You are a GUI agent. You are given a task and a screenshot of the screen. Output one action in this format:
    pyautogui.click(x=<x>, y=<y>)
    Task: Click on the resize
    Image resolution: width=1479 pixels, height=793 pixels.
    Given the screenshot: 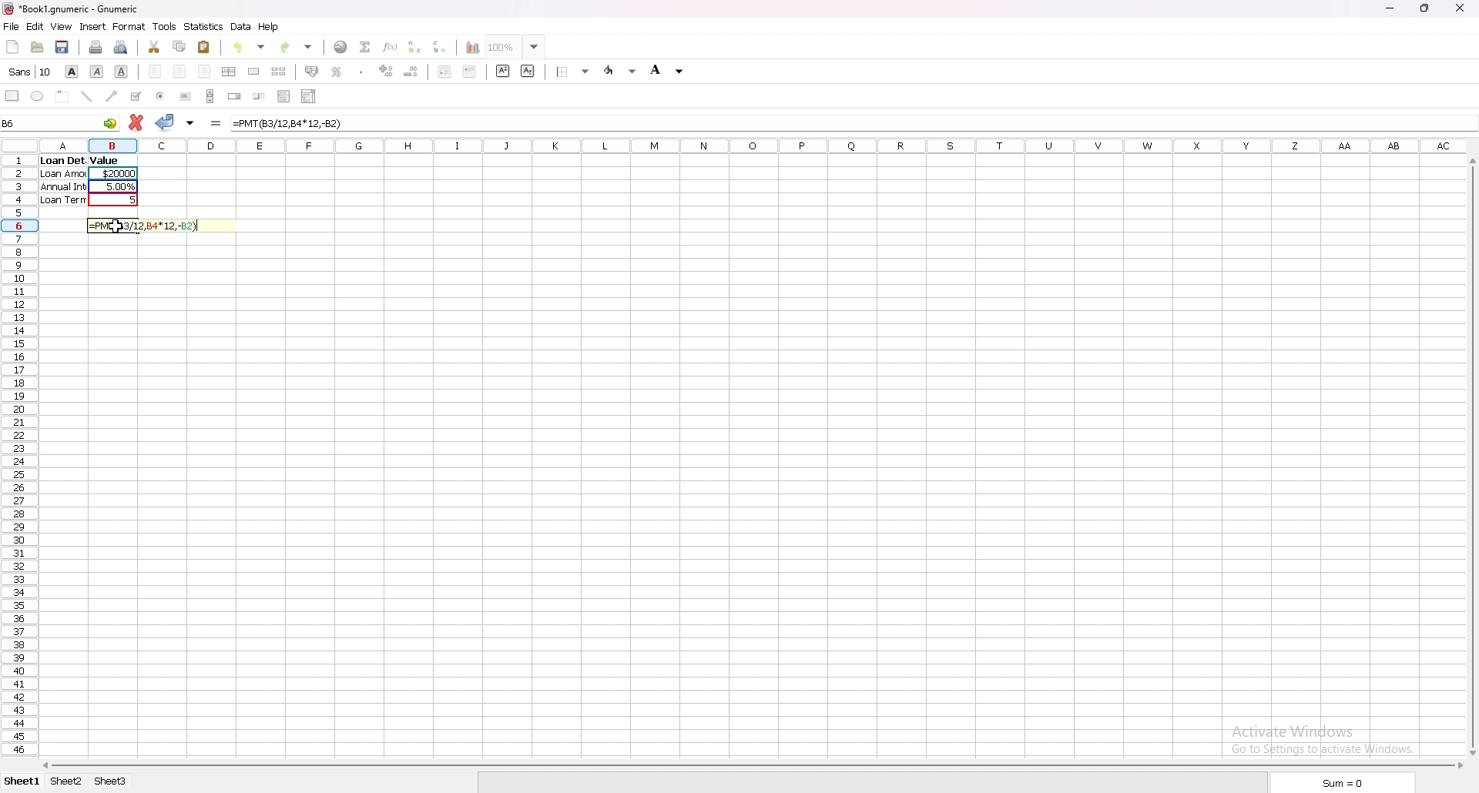 What is the action you would take?
    pyautogui.click(x=1427, y=8)
    